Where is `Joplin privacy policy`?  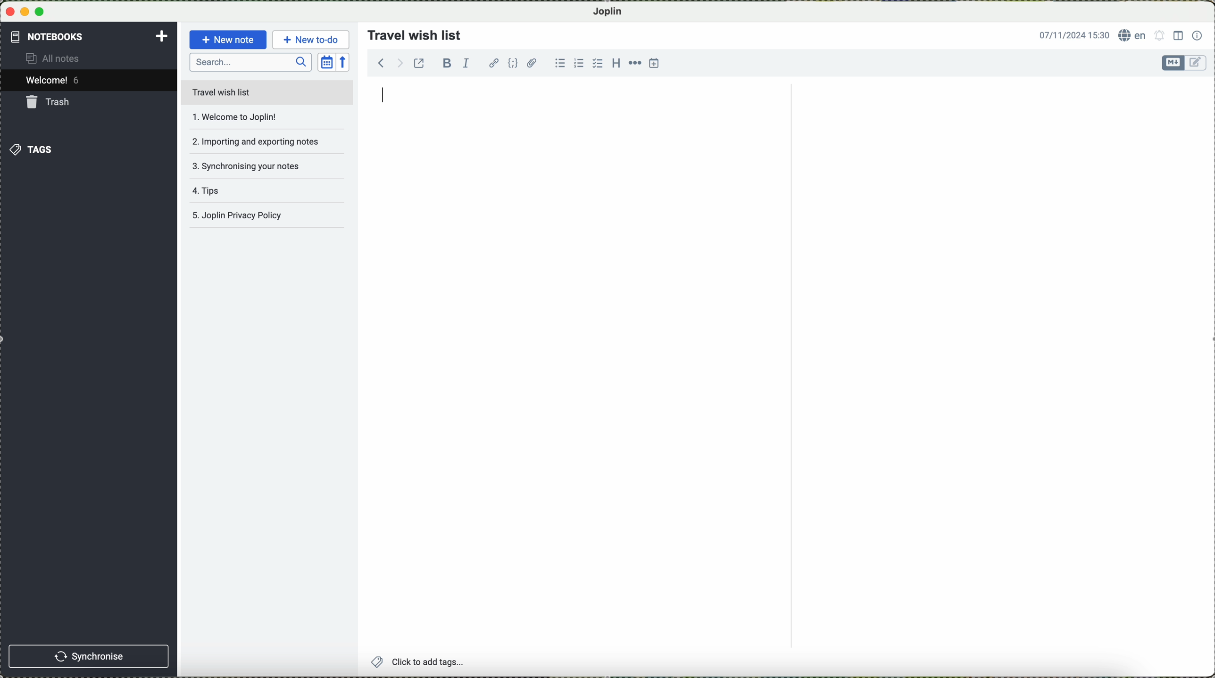 Joplin privacy policy is located at coordinates (264, 218).